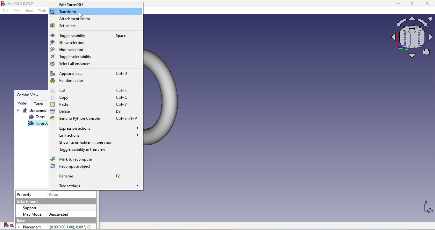  What do you see at coordinates (70, 42) in the screenshot?
I see `Show selection` at bounding box center [70, 42].